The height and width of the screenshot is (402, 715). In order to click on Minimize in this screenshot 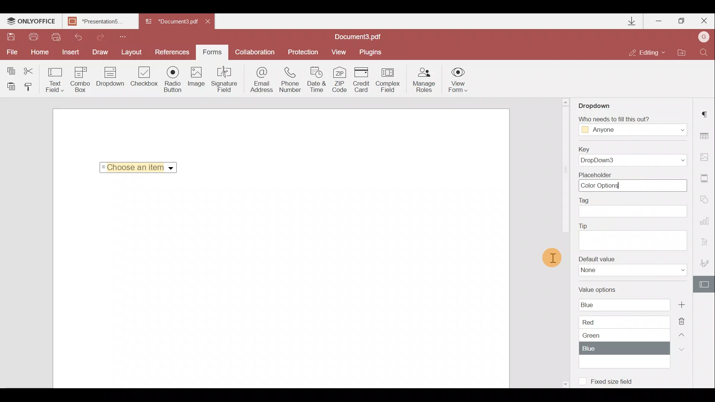, I will do `click(658, 21)`.